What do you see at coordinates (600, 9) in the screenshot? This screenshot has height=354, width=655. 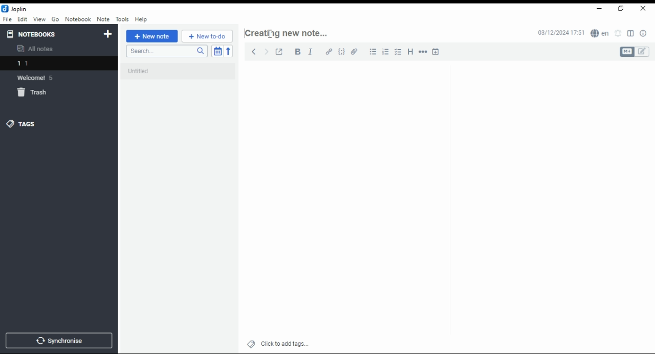 I see `minimize` at bounding box center [600, 9].